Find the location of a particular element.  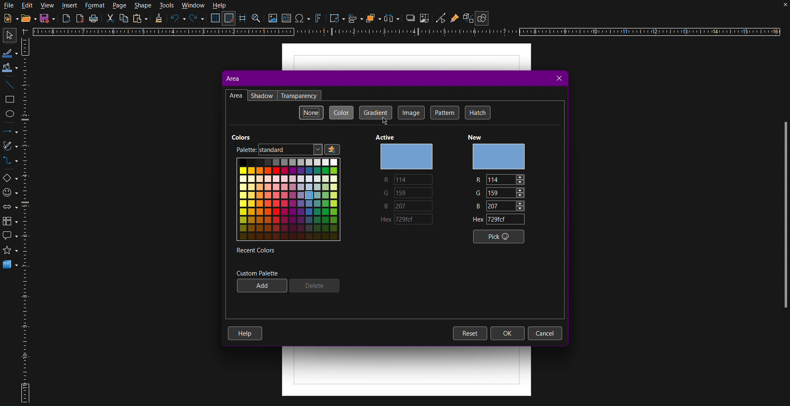

Transparency is located at coordinates (300, 96).